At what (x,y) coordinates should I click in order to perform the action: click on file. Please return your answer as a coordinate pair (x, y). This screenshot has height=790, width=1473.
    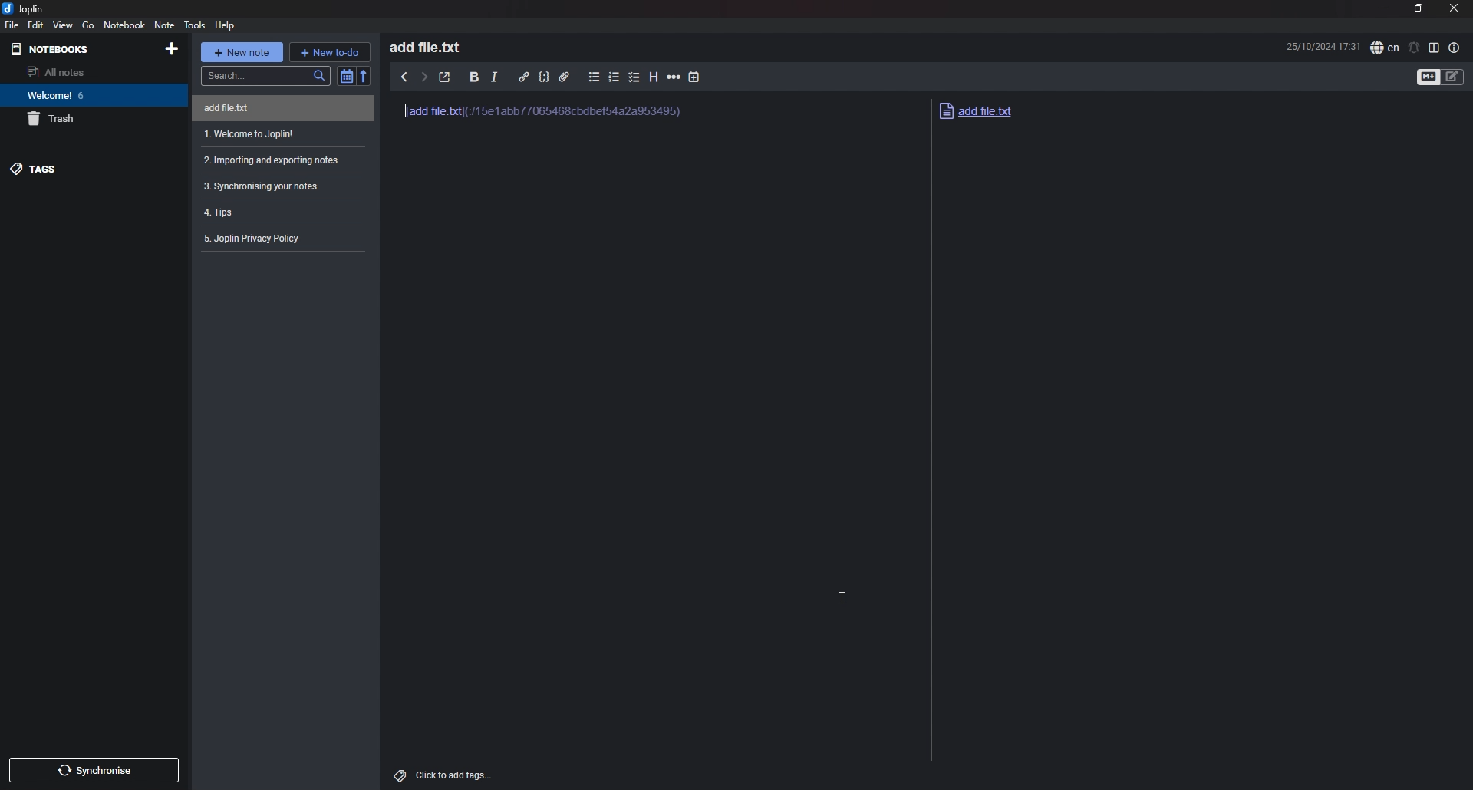
    Looking at the image, I should click on (12, 25).